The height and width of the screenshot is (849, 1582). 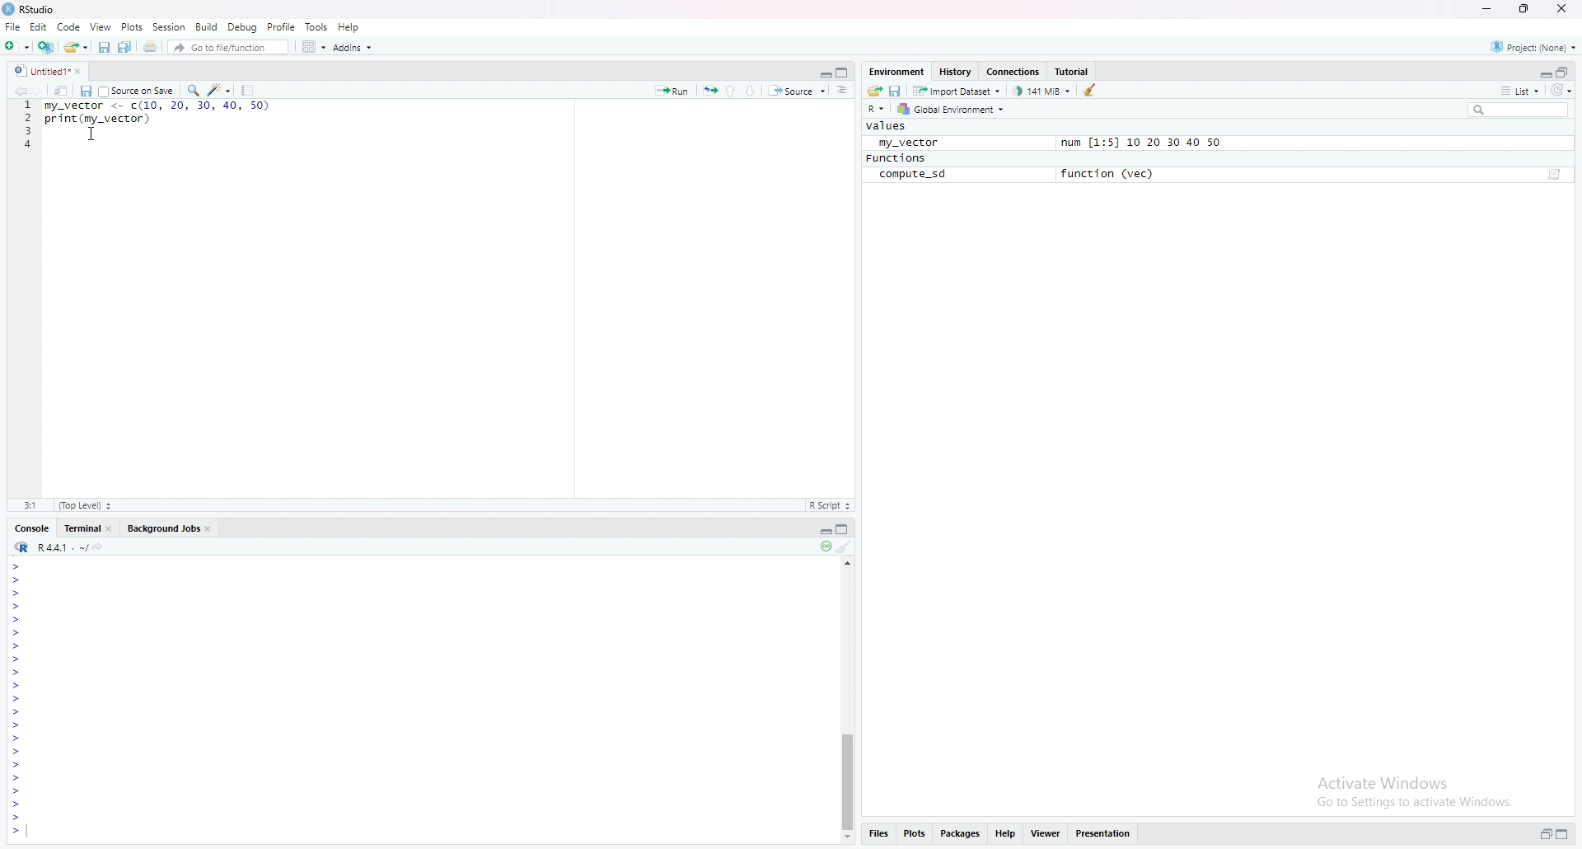 What do you see at coordinates (821, 72) in the screenshot?
I see `Minimize` at bounding box center [821, 72].